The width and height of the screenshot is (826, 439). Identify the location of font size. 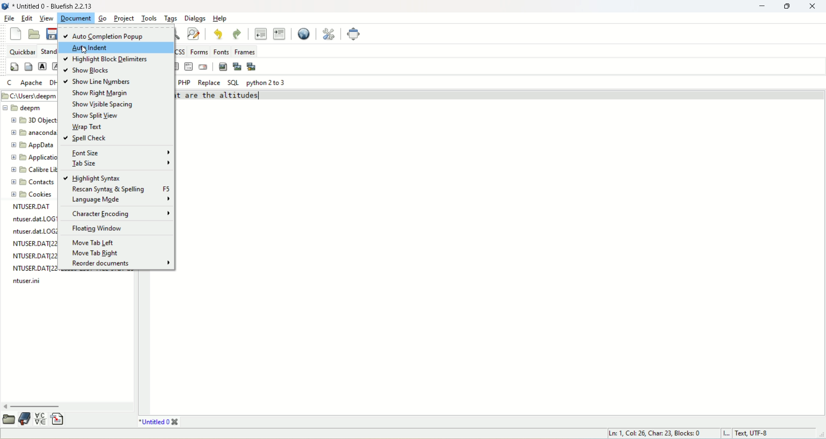
(120, 152).